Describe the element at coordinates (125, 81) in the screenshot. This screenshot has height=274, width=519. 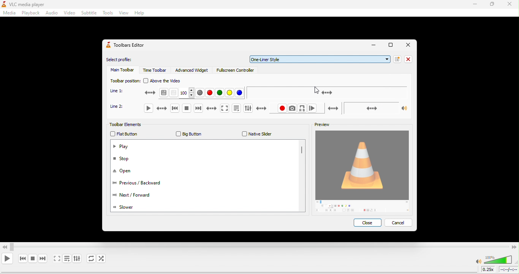
I see `toolbar position` at that location.